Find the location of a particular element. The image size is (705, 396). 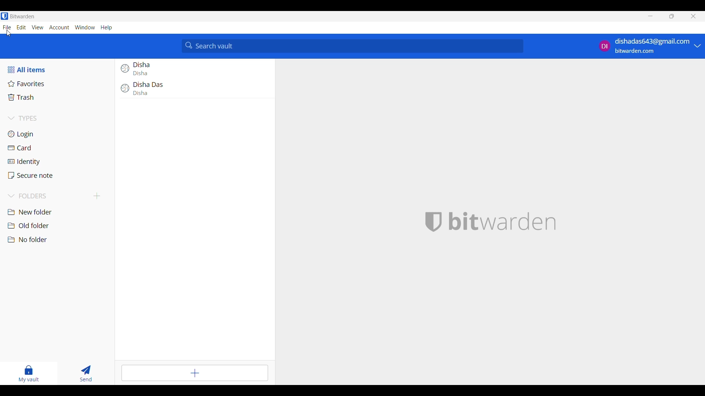

login entry info  is located at coordinates (192, 90).